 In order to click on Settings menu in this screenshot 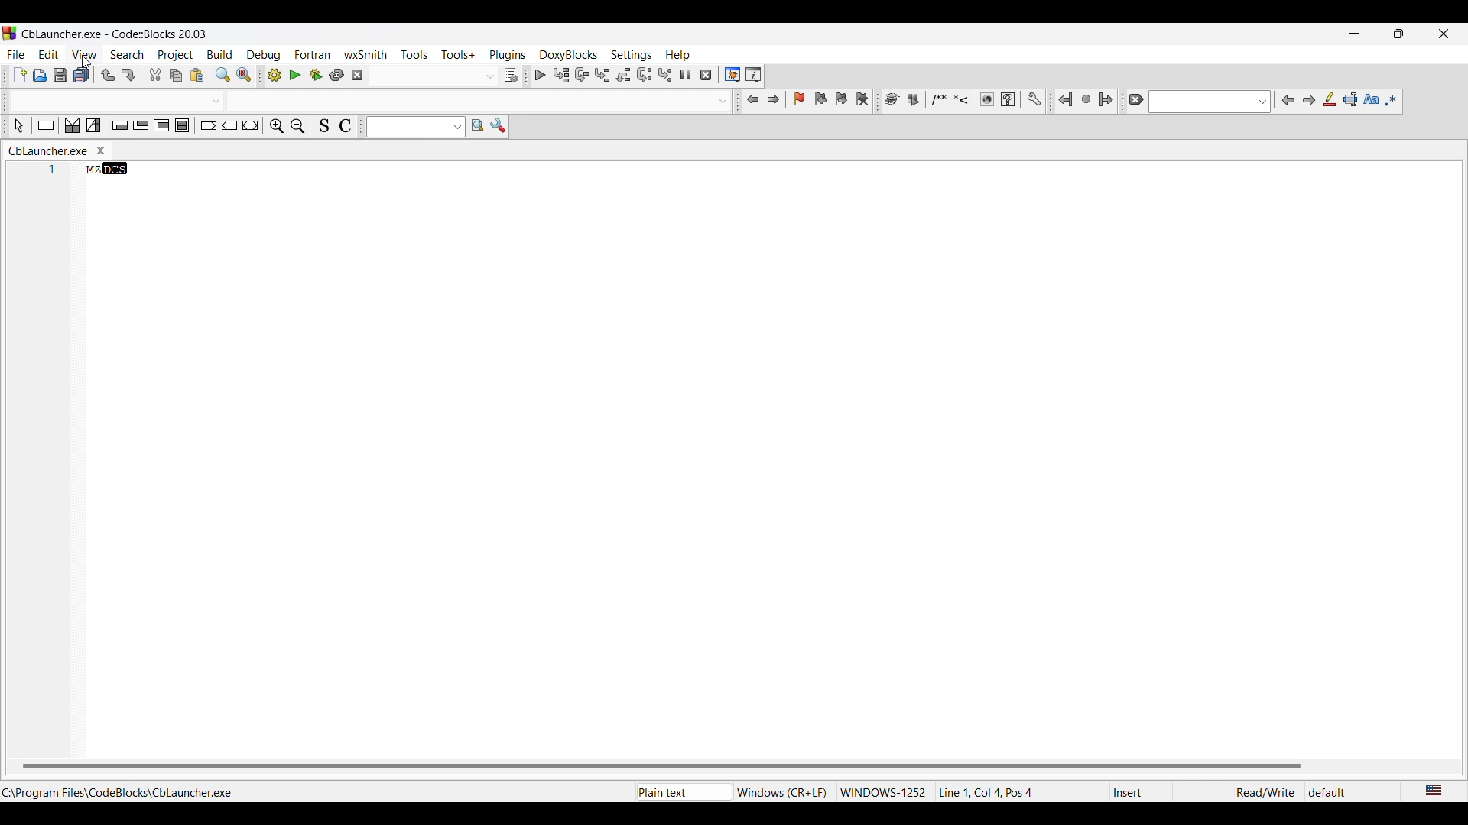, I will do `click(631, 55)`.